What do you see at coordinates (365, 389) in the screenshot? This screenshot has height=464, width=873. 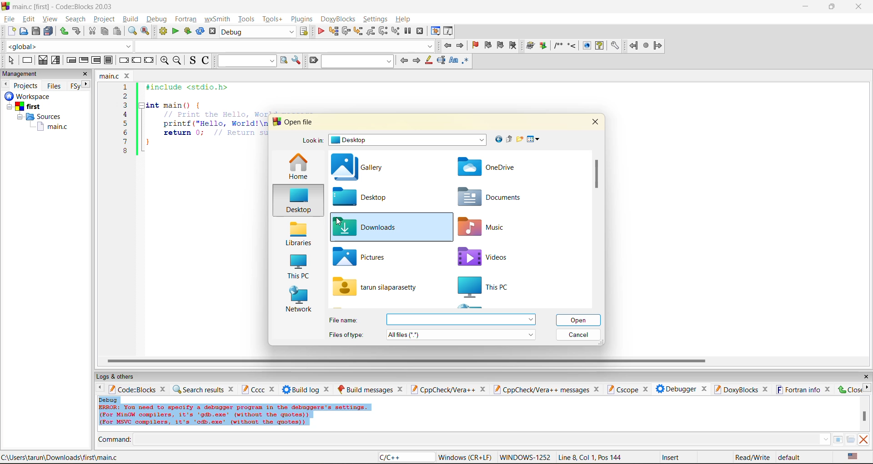 I see `build messages` at bounding box center [365, 389].